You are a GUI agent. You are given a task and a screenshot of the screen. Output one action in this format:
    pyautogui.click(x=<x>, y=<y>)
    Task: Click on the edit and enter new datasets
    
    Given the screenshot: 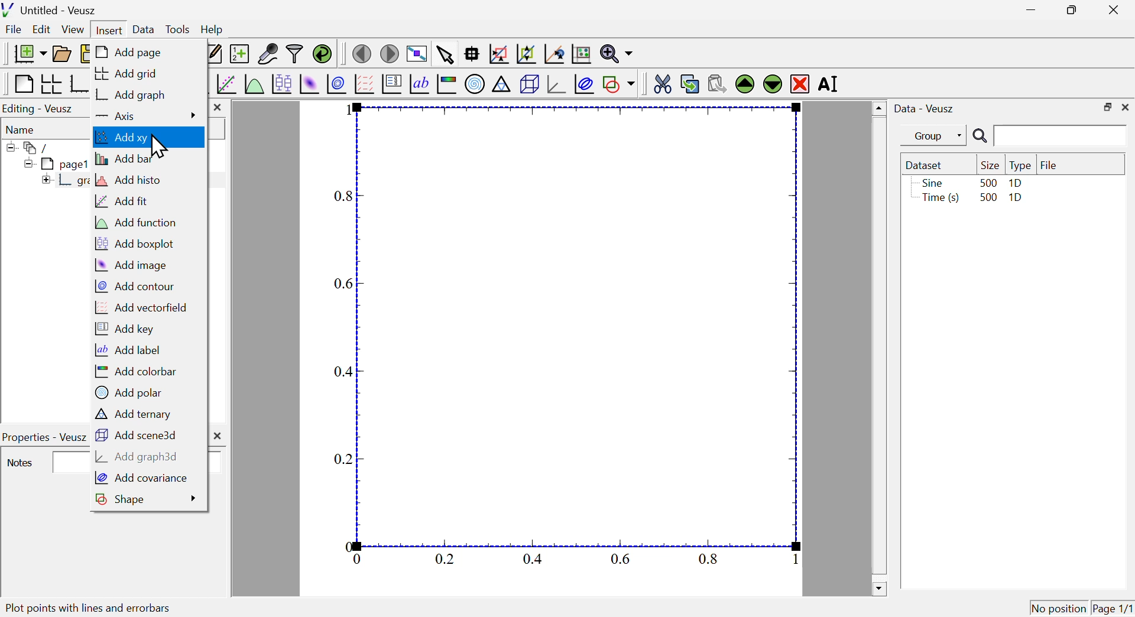 What is the action you would take?
    pyautogui.click(x=214, y=54)
    